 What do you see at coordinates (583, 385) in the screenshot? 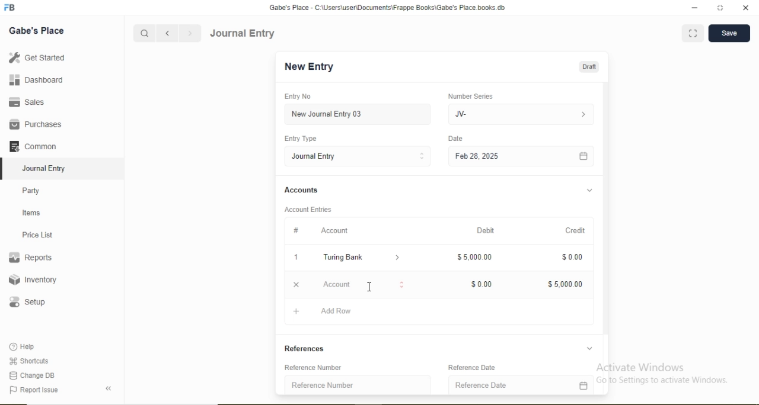
I see `Calendar` at bounding box center [583, 385].